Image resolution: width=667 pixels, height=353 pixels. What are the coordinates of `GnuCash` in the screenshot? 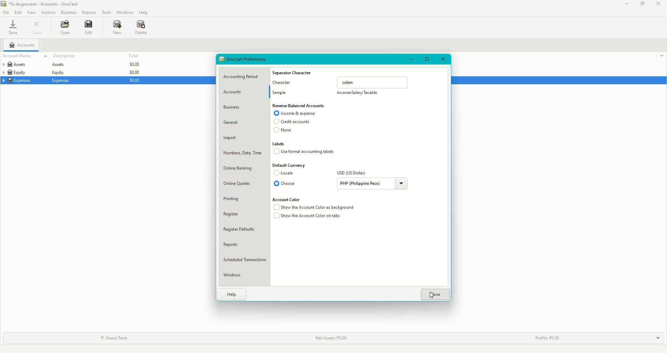 It's located at (41, 4).